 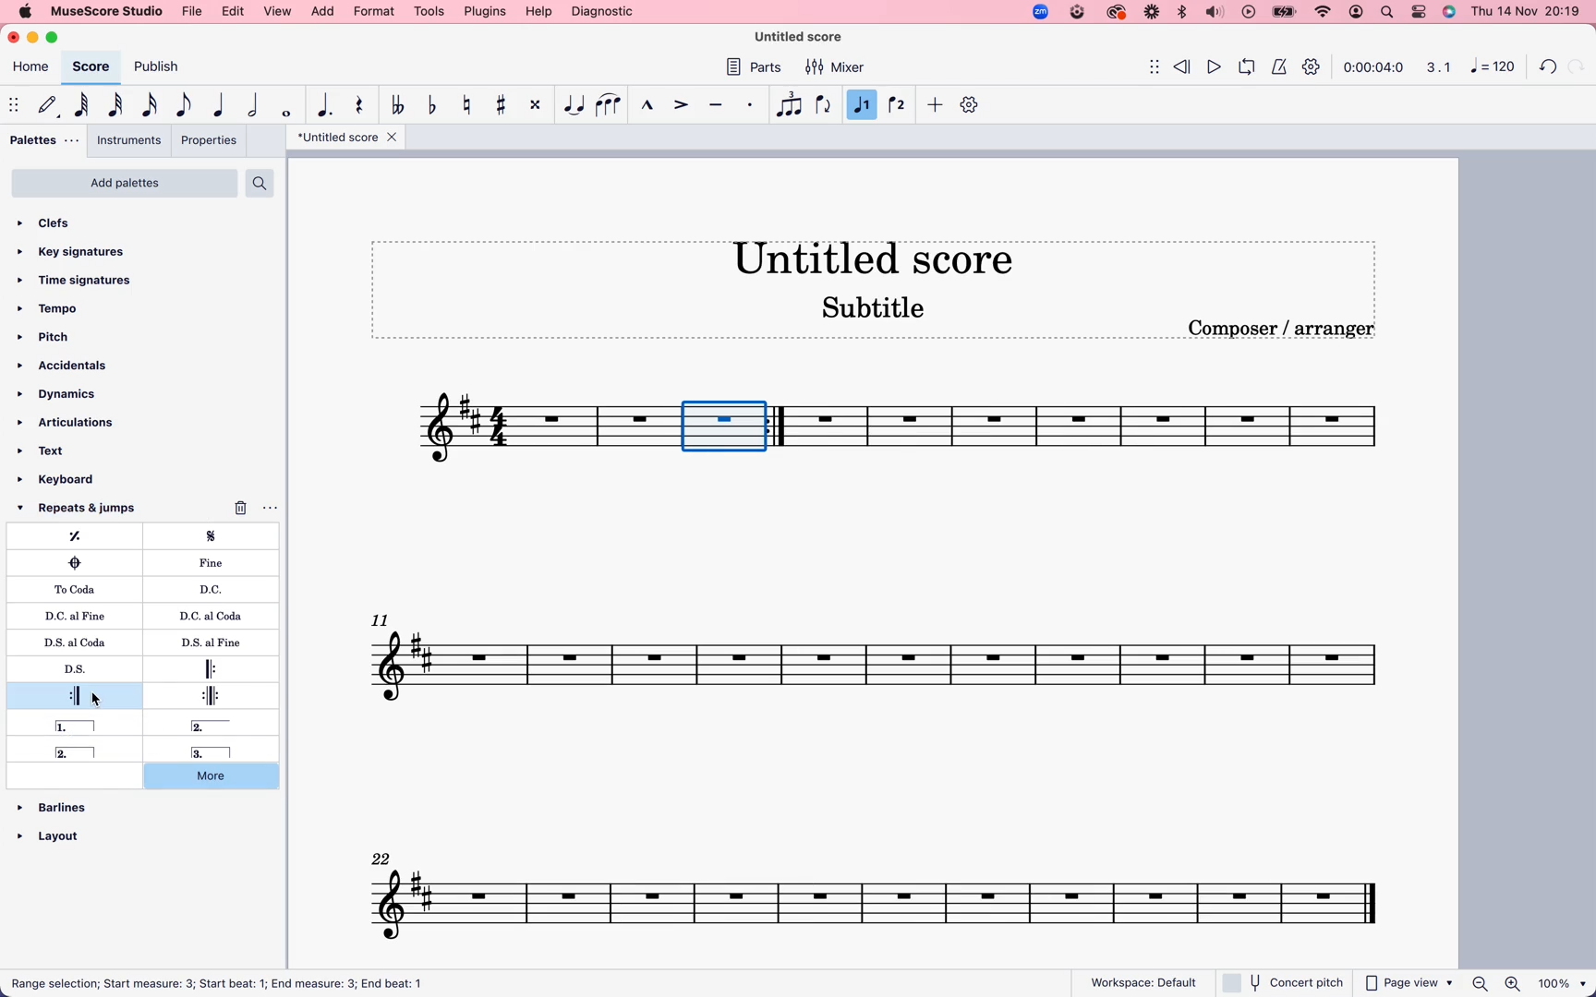 I want to click on bluetooth, so click(x=1180, y=13).